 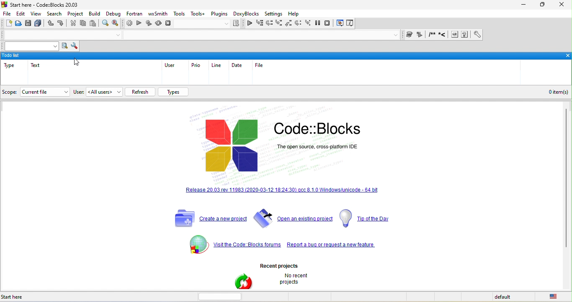 I want to click on tip of the day, so click(x=369, y=220).